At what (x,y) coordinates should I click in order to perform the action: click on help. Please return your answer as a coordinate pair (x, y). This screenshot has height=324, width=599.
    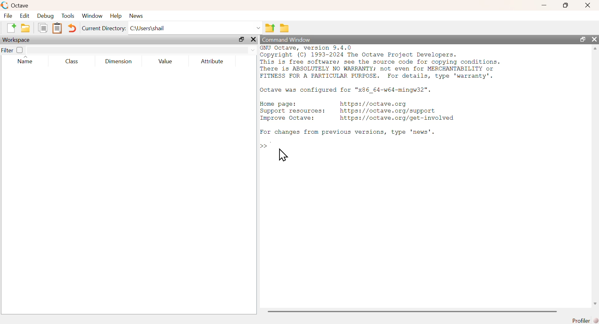
    Looking at the image, I should click on (117, 16).